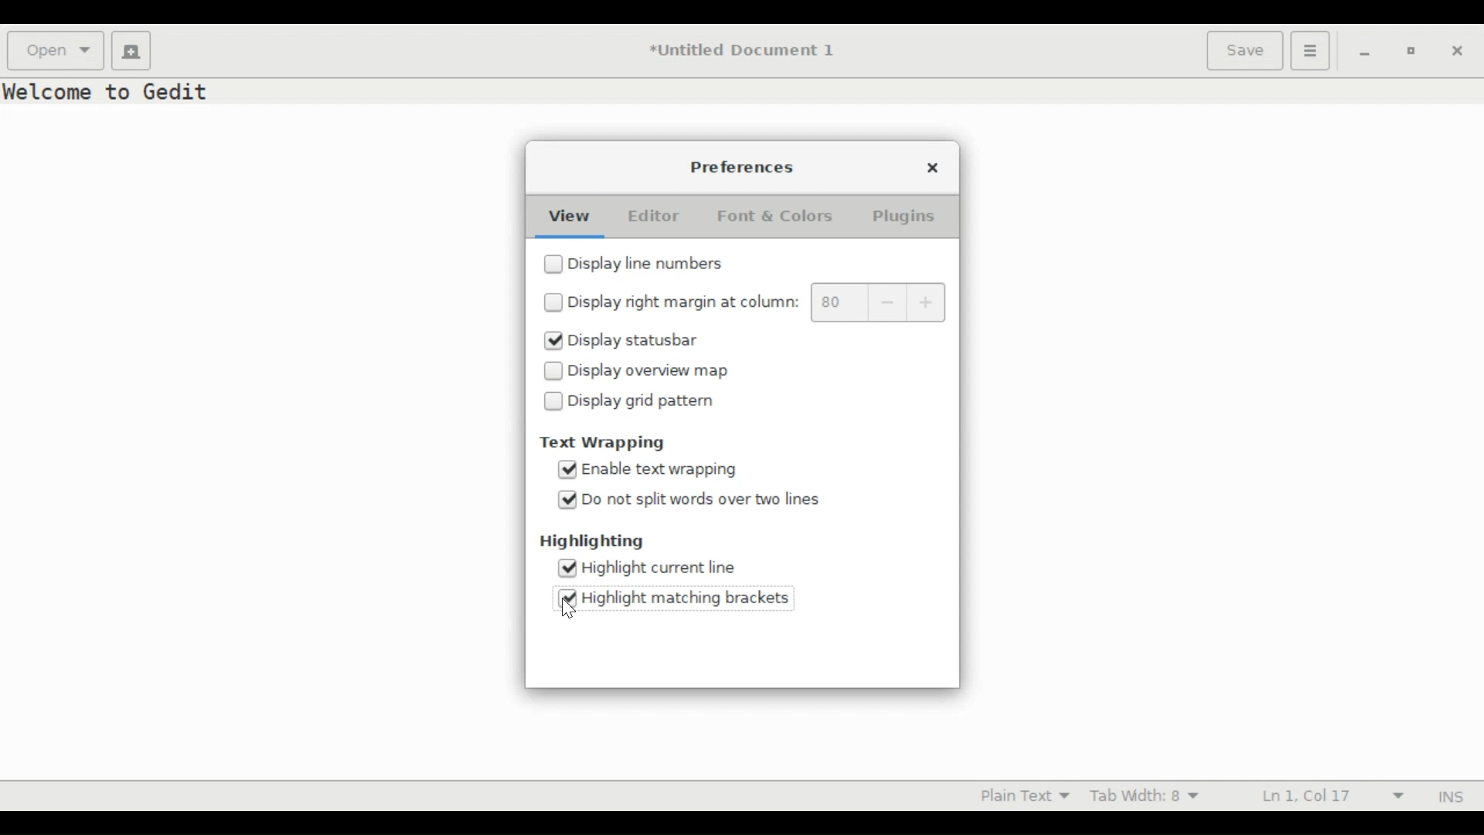 This screenshot has height=835, width=1484. Describe the element at coordinates (927, 303) in the screenshot. I see `increase` at that location.